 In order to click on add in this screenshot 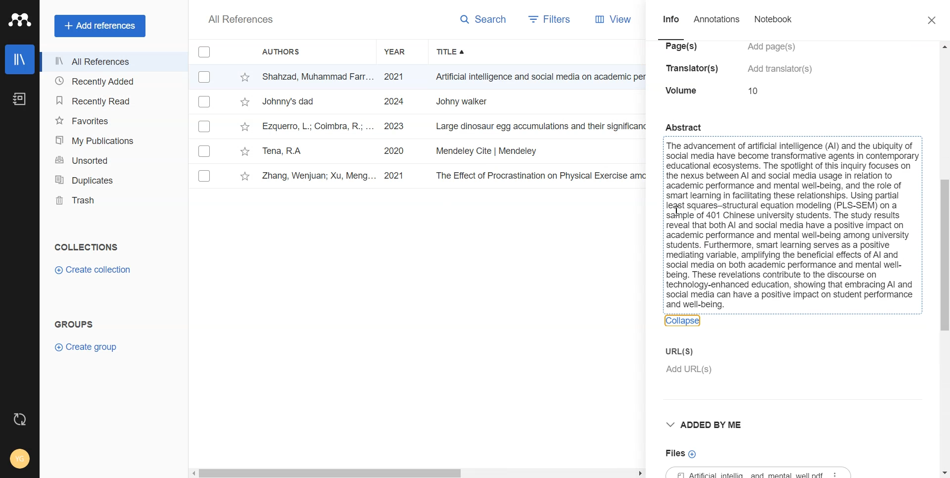, I will do `click(776, 47)`.